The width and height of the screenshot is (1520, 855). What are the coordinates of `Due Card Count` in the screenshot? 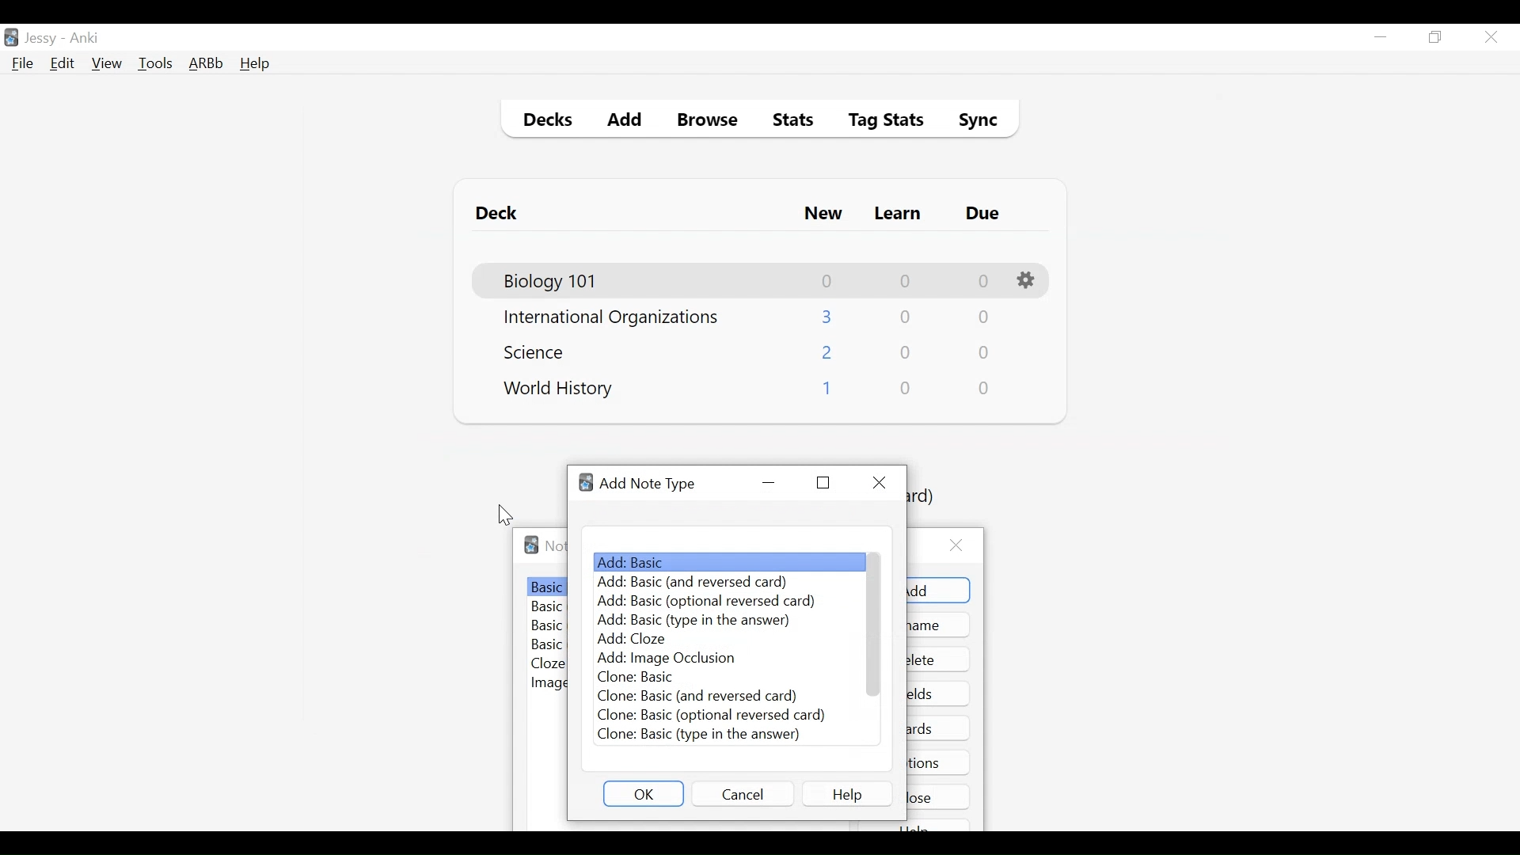 It's located at (984, 282).